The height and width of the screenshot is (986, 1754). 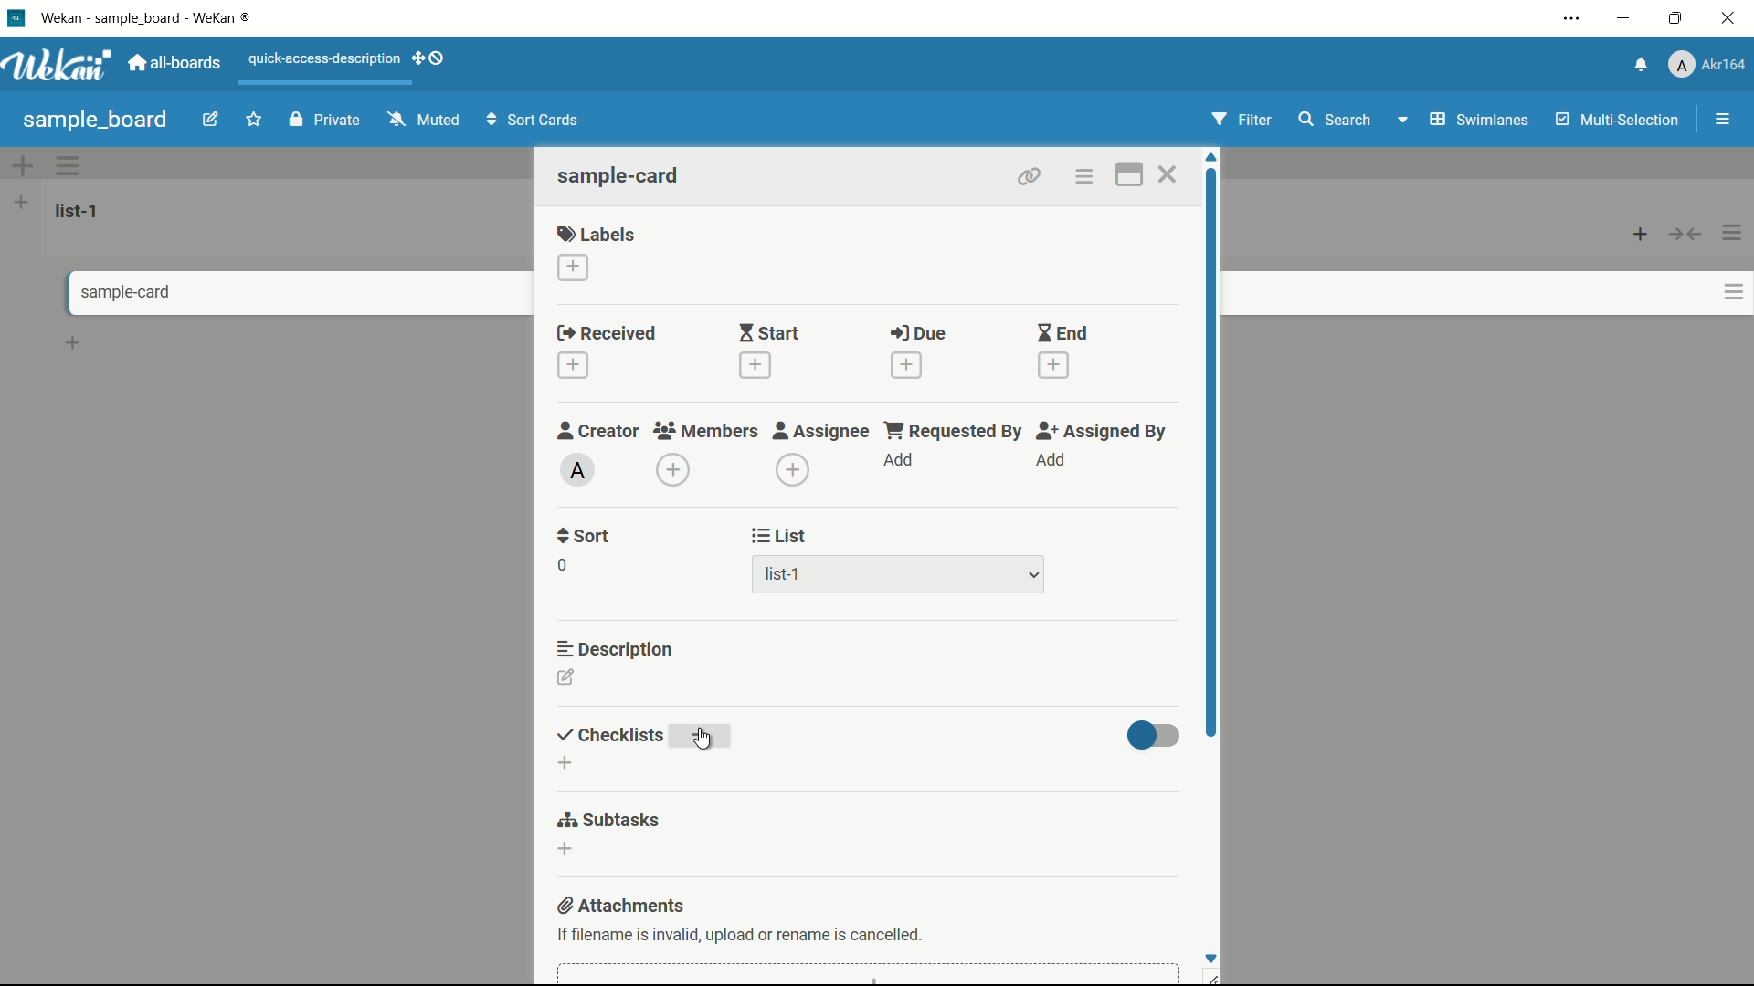 What do you see at coordinates (744, 938) in the screenshot?
I see `text` at bounding box center [744, 938].